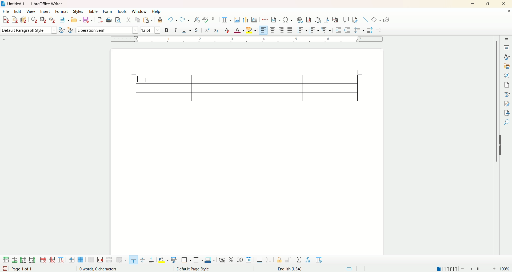 This screenshot has height=272, width=512. What do you see at coordinates (42, 259) in the screenshot?
I see `delete row` at bounding box center [42, 259].